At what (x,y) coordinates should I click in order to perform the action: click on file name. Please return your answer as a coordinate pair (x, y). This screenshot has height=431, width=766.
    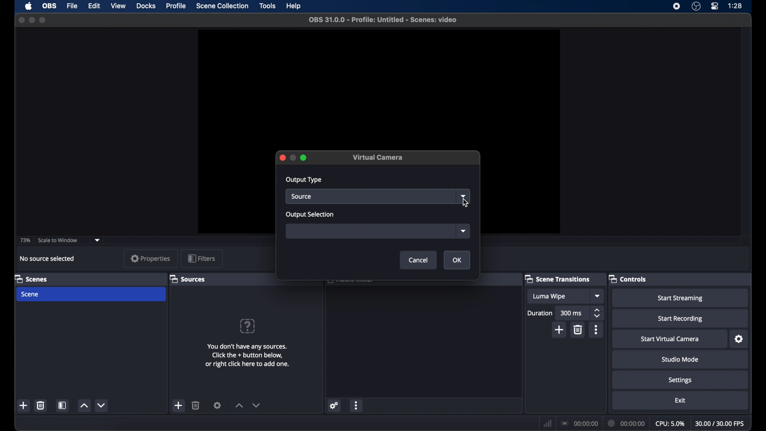
    Looking at the image, I should click on (383, 20).